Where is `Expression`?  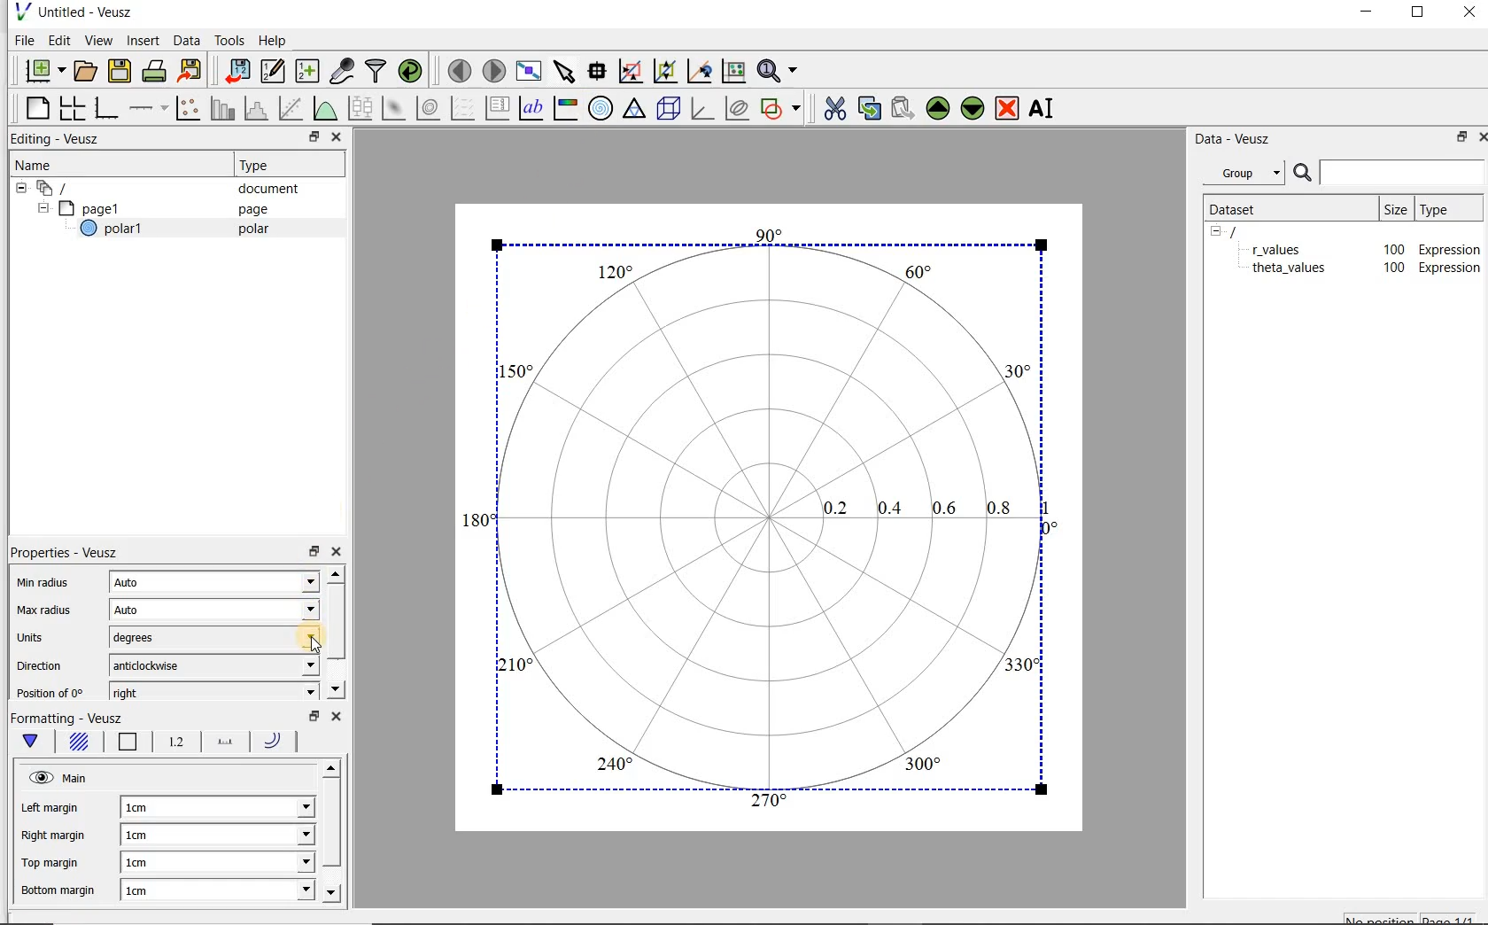 Expression is located at coordinates (1446, 245).